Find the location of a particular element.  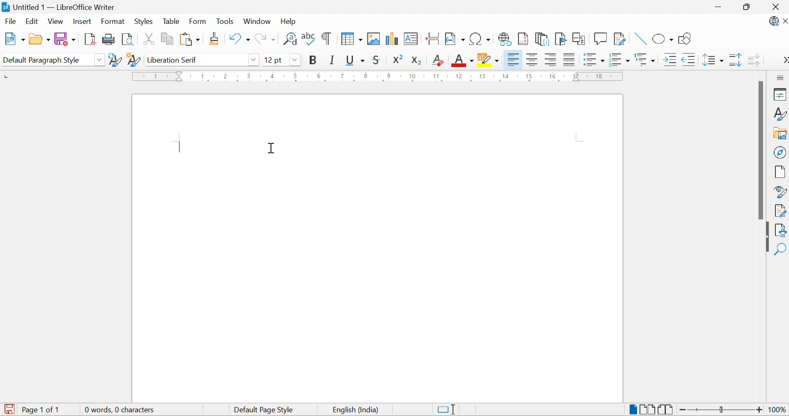

Accessibility Check is located at coordinates (781, 229).